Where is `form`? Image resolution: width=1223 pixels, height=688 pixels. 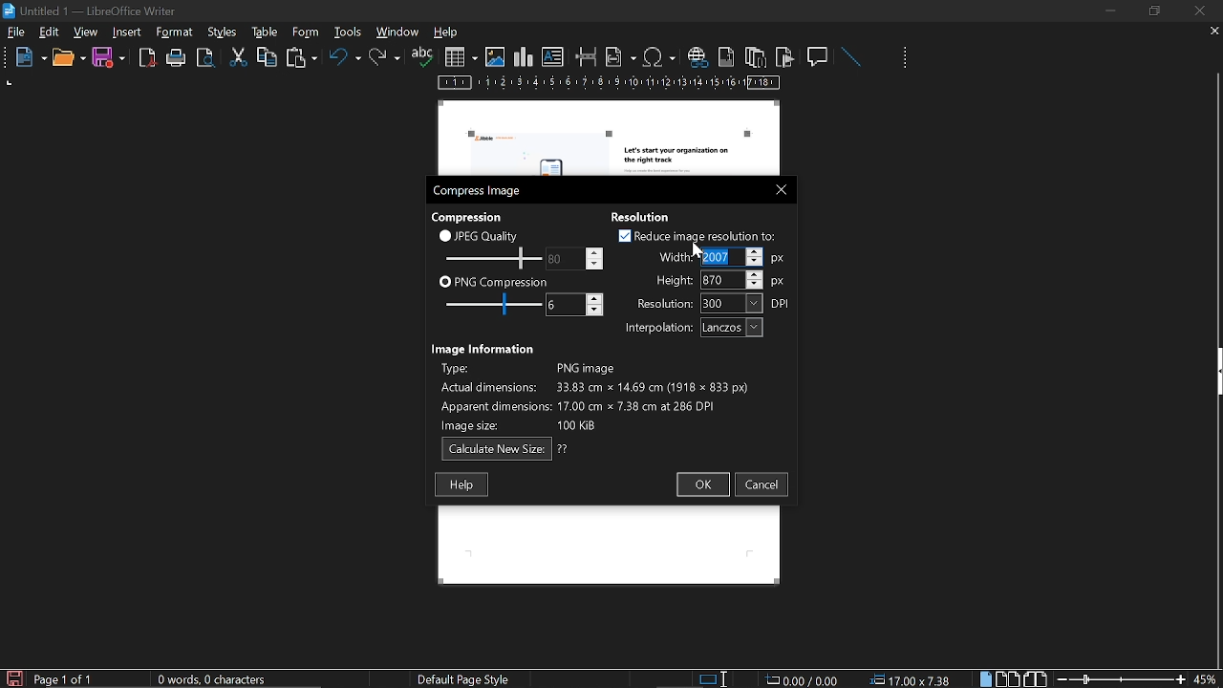 form is located at coordinates (350, 32).